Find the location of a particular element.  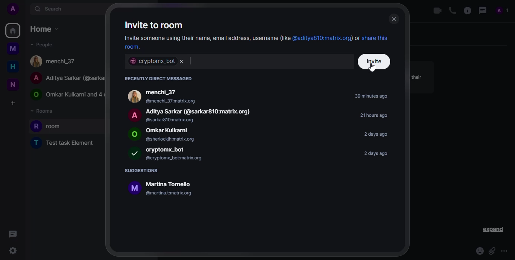

21 hours ago is located at coordinates (374, 116).